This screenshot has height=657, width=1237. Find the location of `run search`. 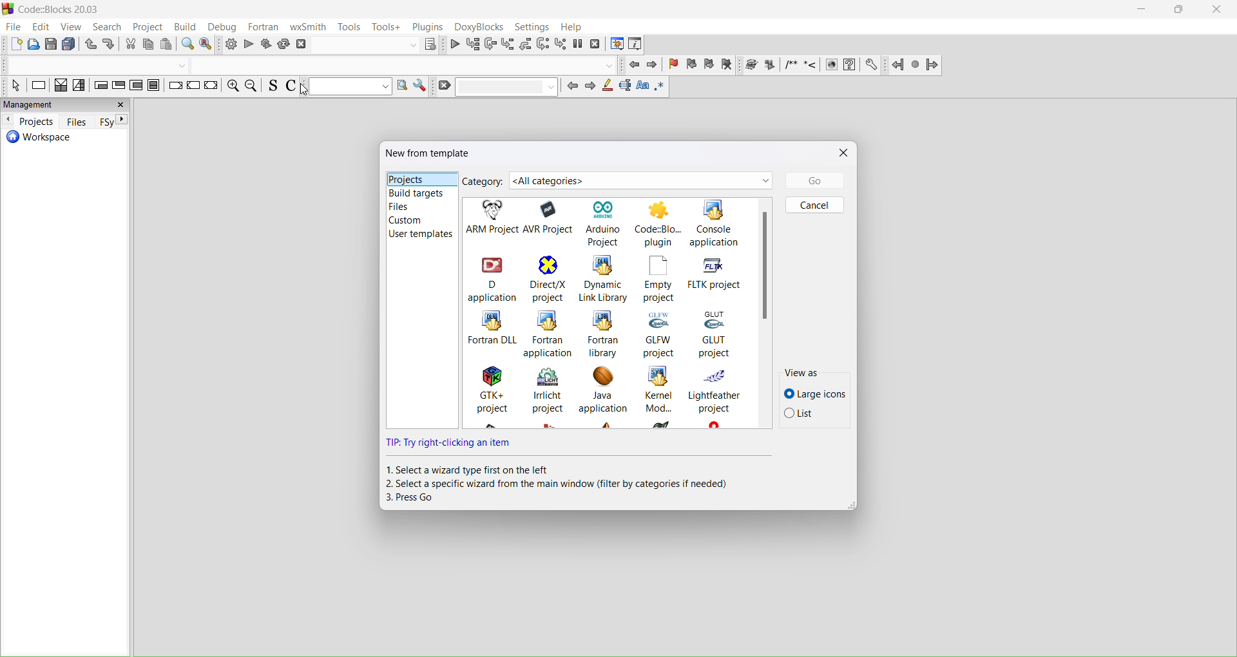

run search is located at coordinates (399, 87).